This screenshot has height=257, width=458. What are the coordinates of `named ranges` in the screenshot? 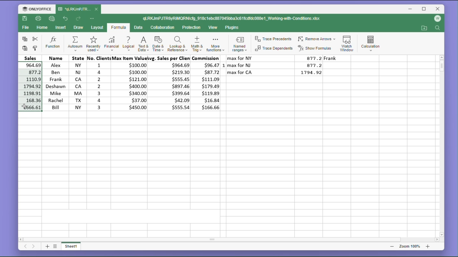 It's located at (239, 45).